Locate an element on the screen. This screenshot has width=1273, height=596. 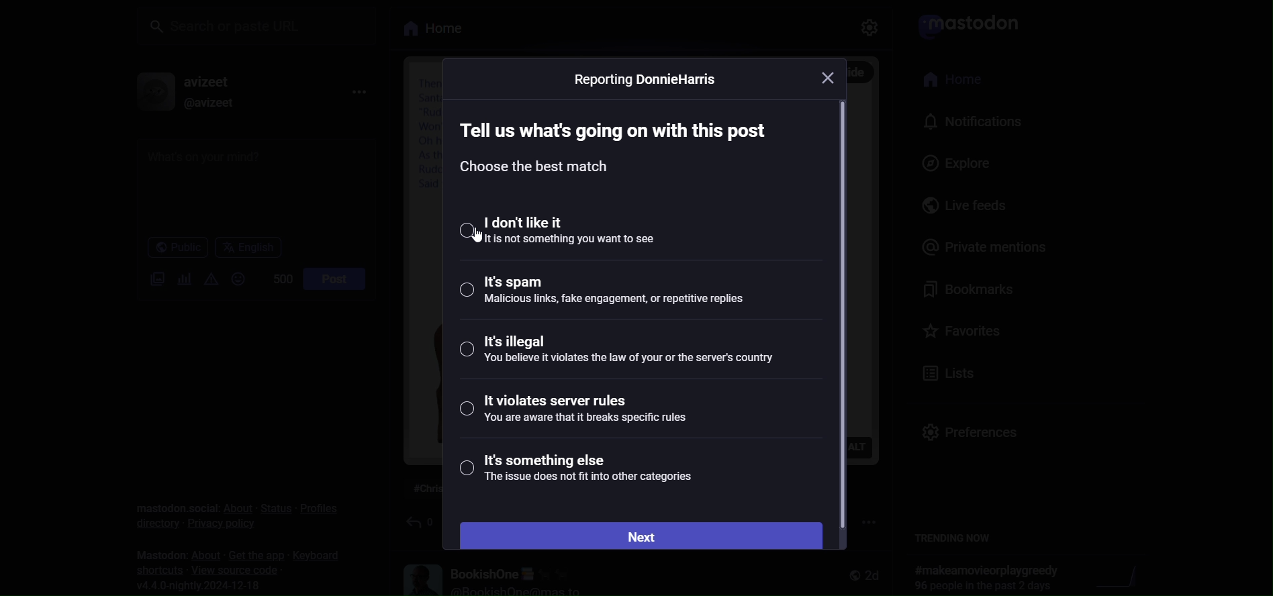
lists is located at coordinates (947, 370).